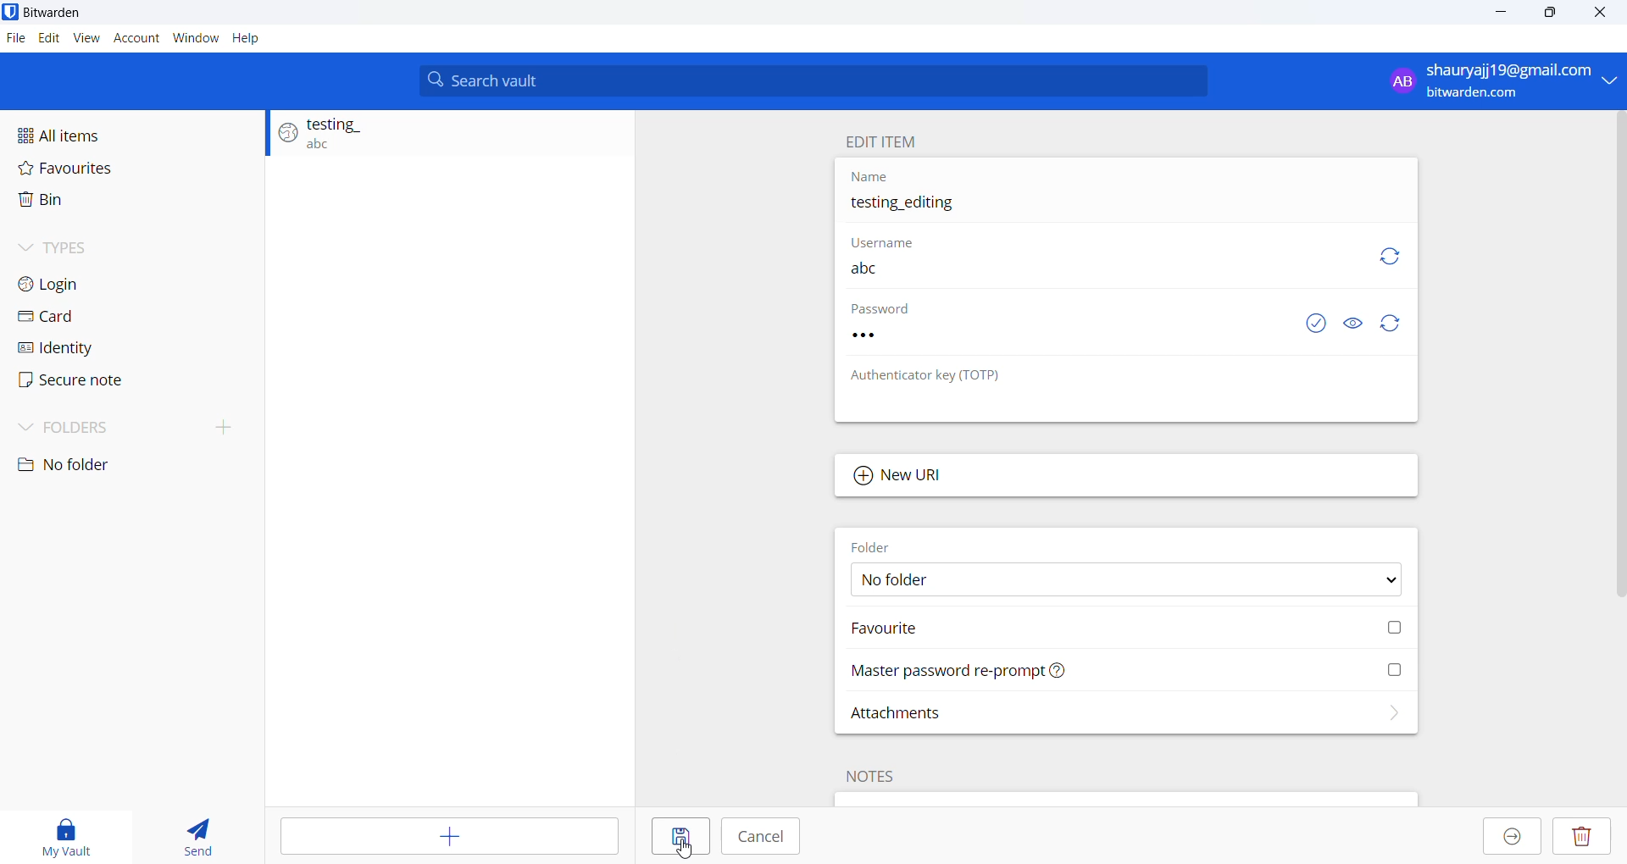 The height and width of the screenshot is (864, 1627). What do you see at coordinates (1354, 326) in the screenshot?
I see `Visibility` at bounding box center [1354, 326].